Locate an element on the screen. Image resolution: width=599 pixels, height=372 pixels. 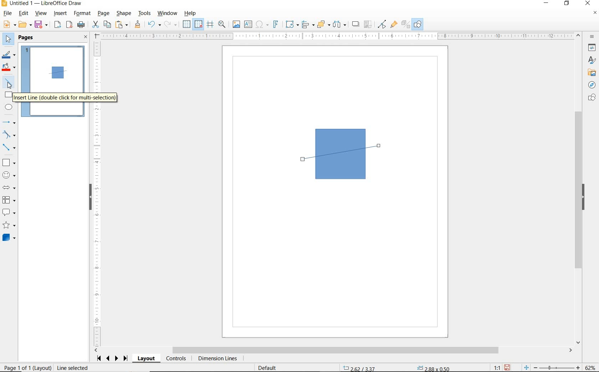
CROP IMAGE is located at coordinates (368, 25).